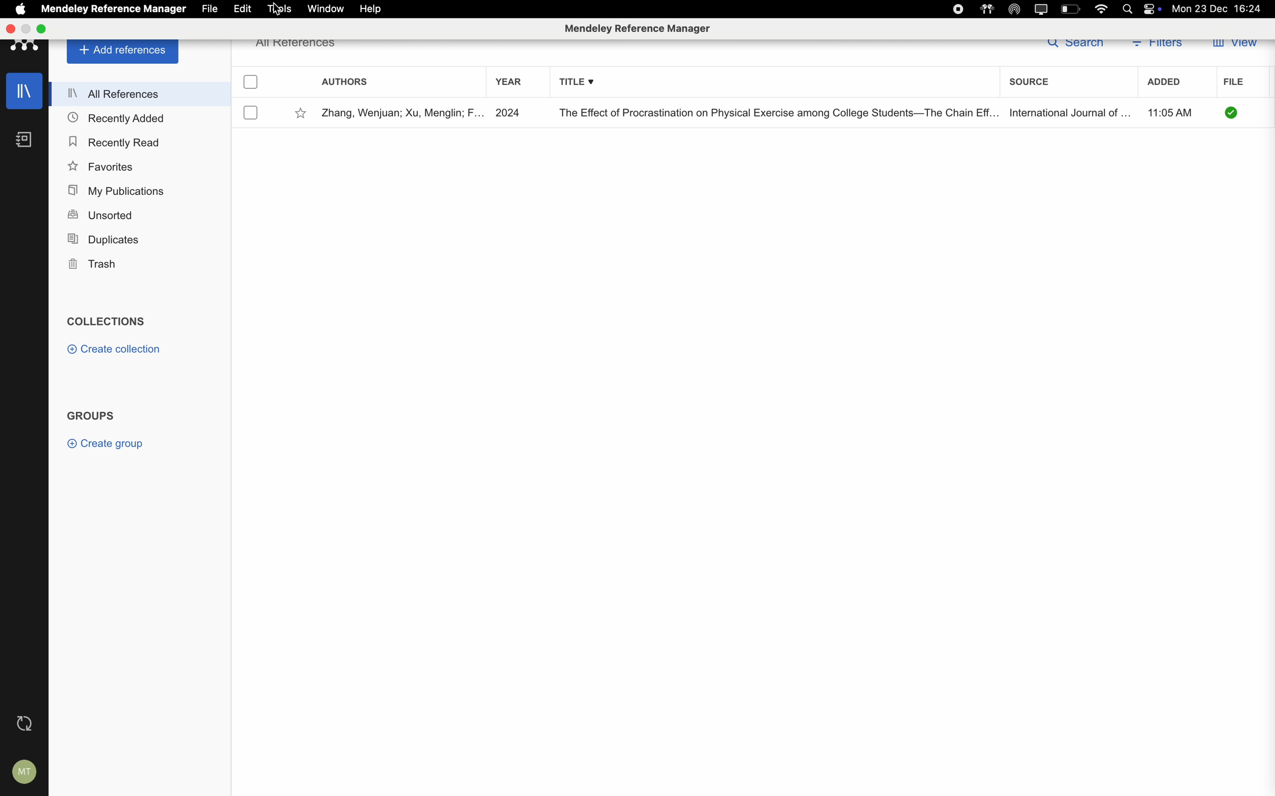 This screenshot has width=1275, height=796. I want to click on create group, so click(107, 444).